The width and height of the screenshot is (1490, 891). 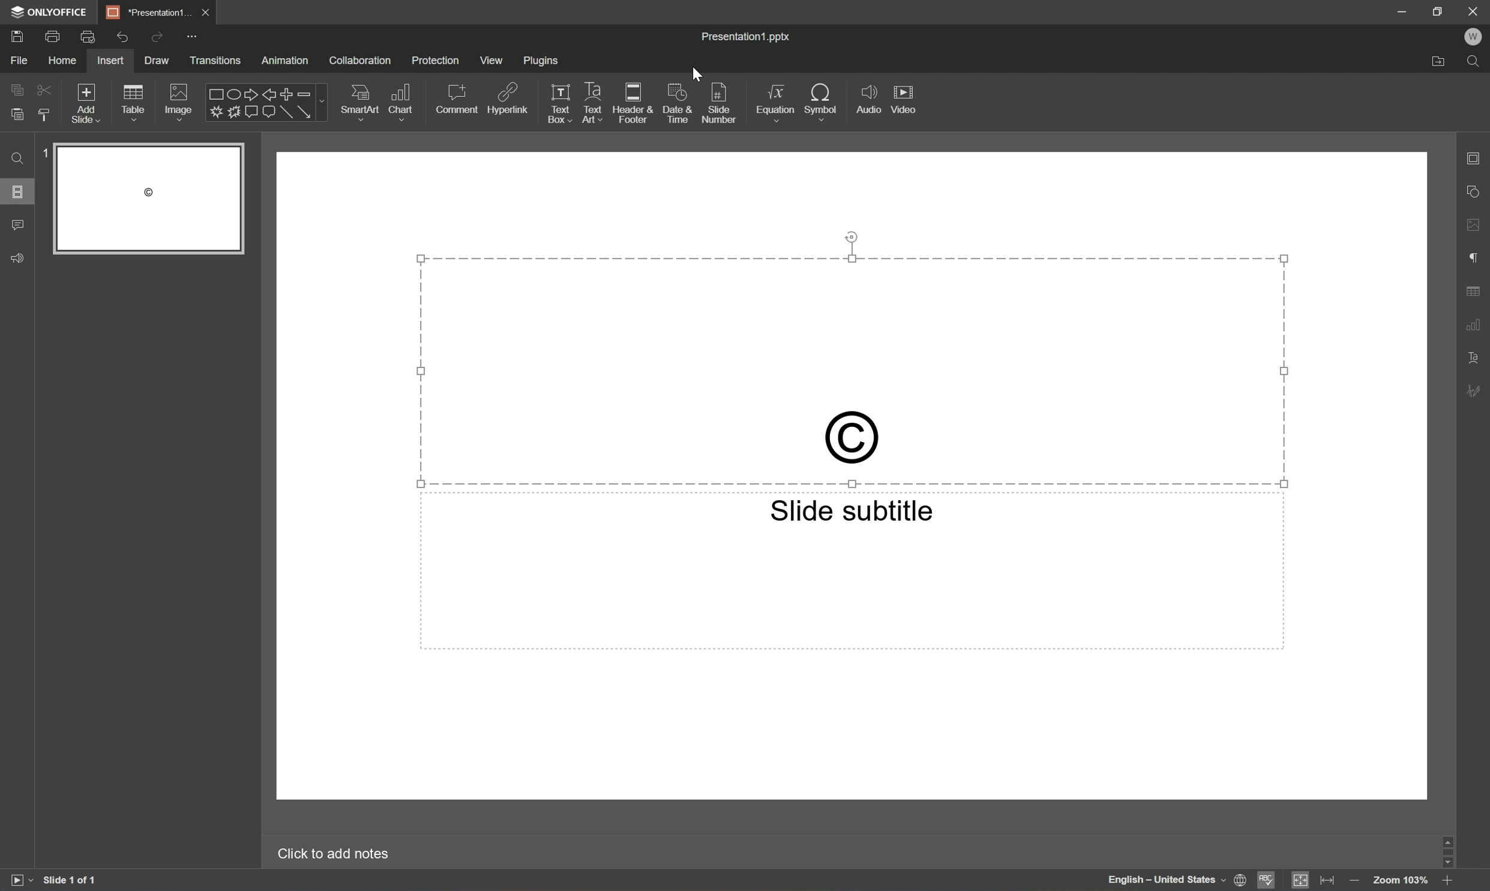 I want to click on Copyright sign, so click(x=854, y=438).